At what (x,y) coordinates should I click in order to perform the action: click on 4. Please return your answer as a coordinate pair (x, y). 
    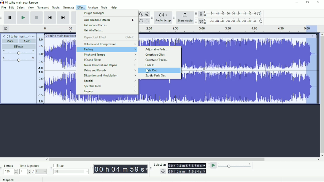
    Looking at the image, I should click on (42, 171).